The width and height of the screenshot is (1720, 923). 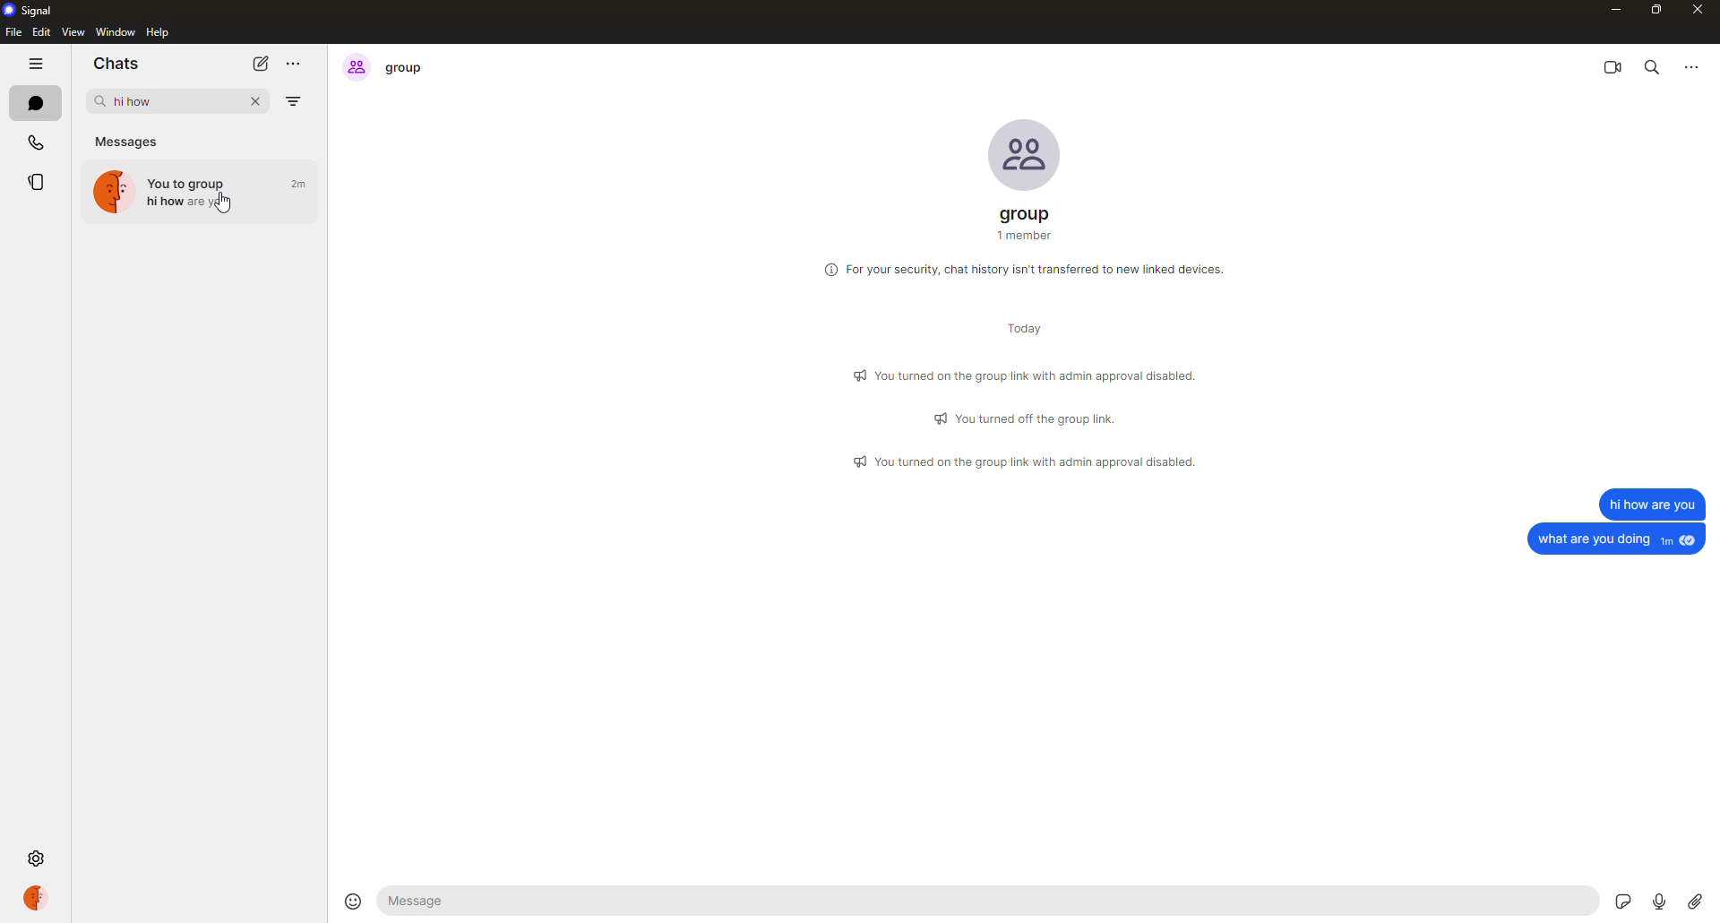 What do you see at coordinates (1618, 539) in the screenshot?
I see `message` at bounding box center [1618, 539].